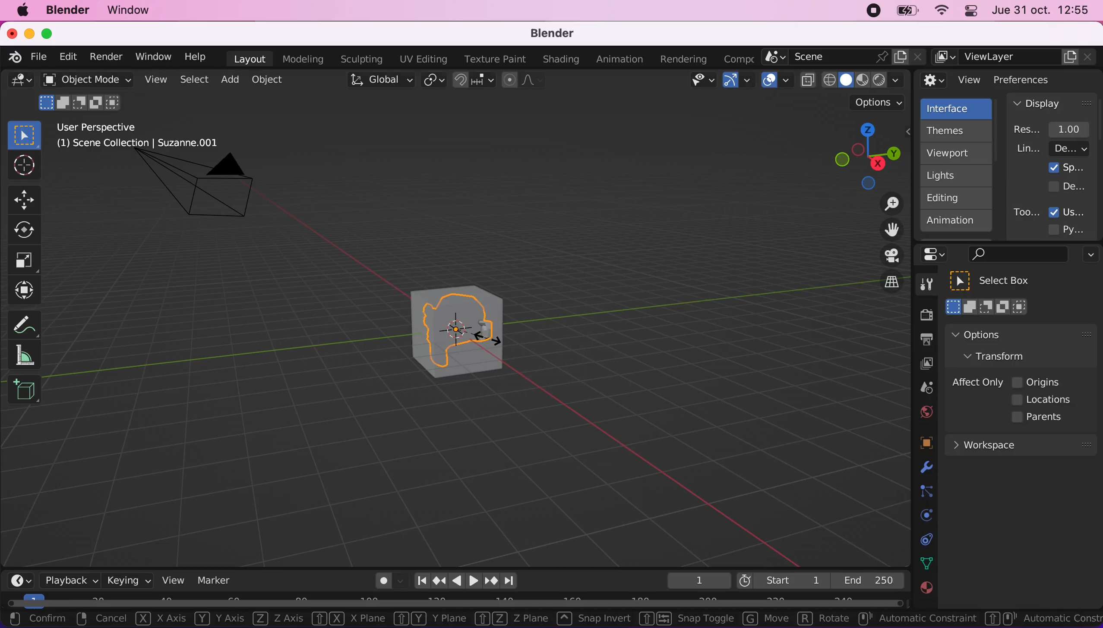 This screenshot has height=628, width=1103. Describe the element at coordinates (904, 13) in the screenshot. I see `battery` at that location.